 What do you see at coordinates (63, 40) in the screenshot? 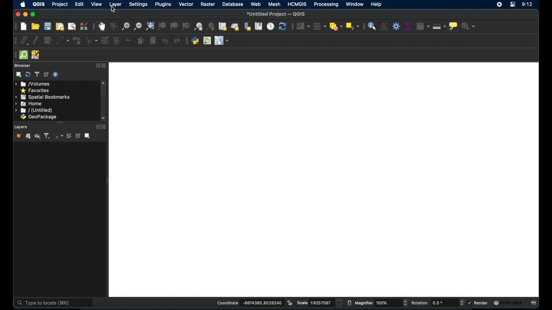
I see `digitize with segment` at bounding box center [63, 40].